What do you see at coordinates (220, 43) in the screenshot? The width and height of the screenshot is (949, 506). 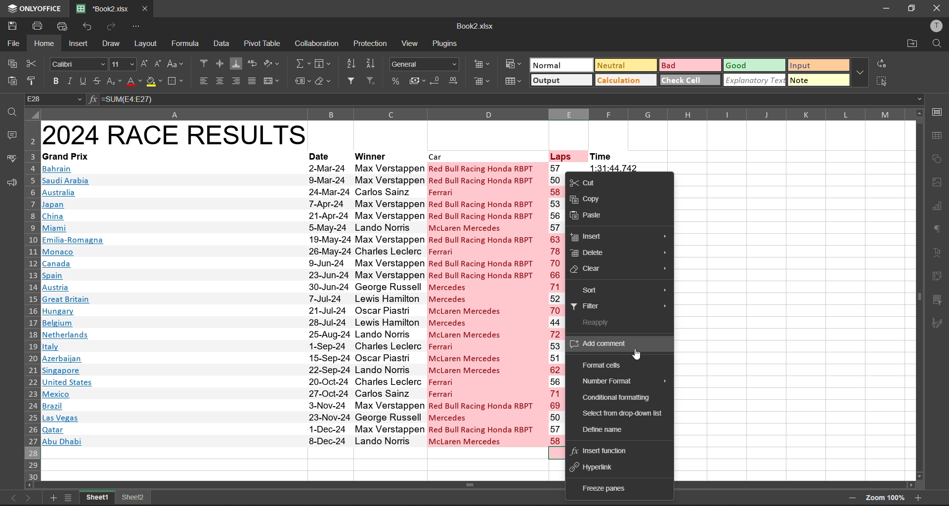 I see `data` at bounding box center [220, 43].